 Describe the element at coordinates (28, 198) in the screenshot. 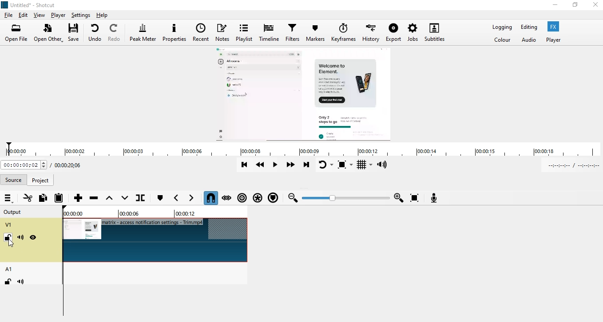

I see `cut` at that location.